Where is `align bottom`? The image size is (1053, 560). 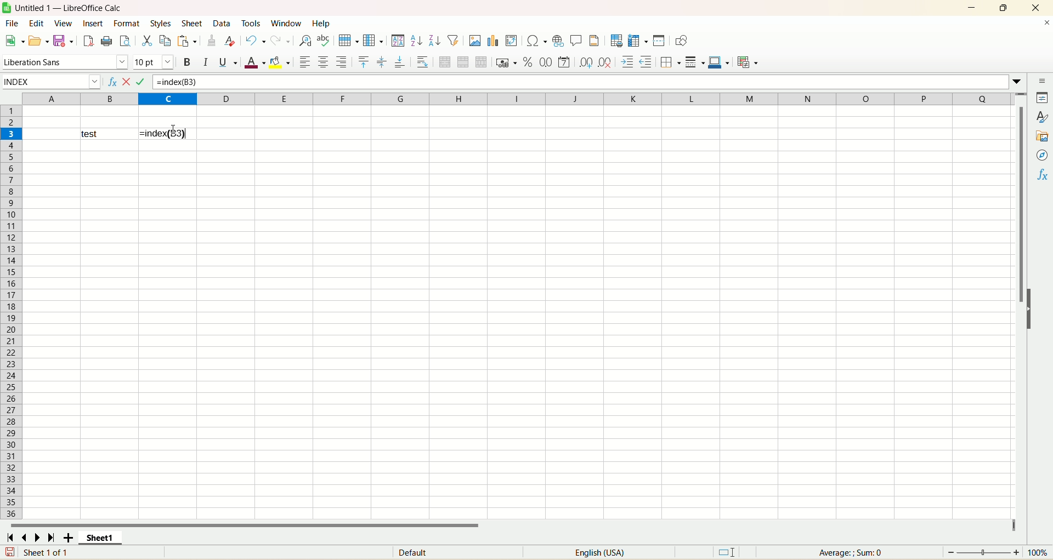 align bottom is located at coordinates (400, 61).